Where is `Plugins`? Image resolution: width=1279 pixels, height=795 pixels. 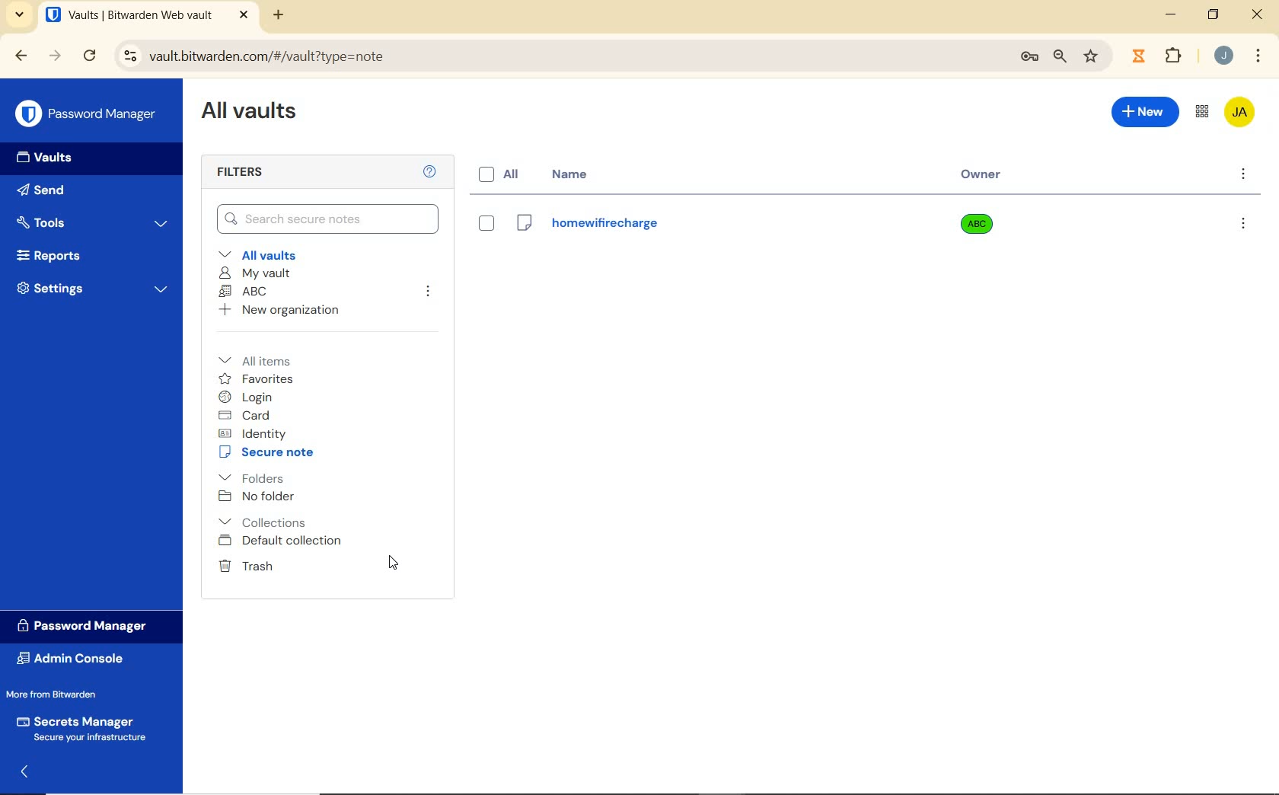
Plugins is located at coordinates (1176, 54).